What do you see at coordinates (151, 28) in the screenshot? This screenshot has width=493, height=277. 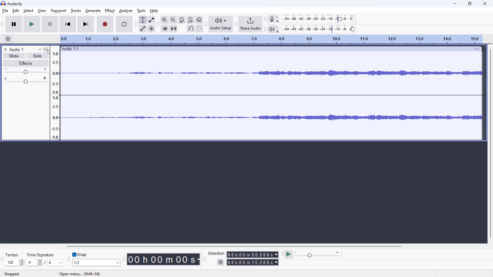 I see `multi tool` at bounding box center [151, 28].